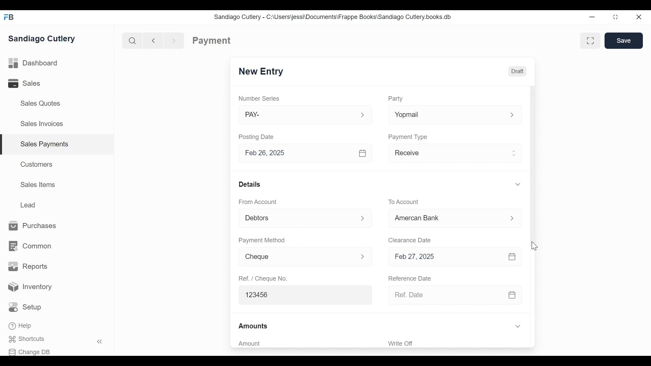  I want to click on Navigate forward, so click(174, 40).